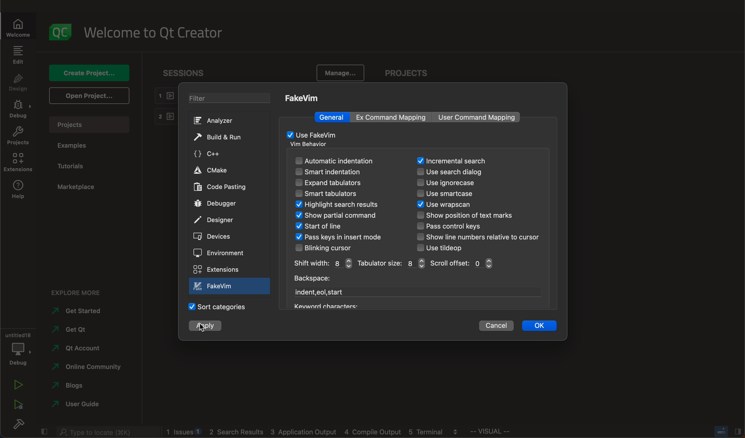  I want to click on marketplace, so click(78, 187).